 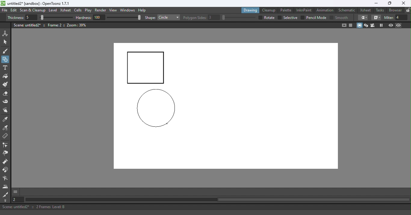 I want to click on Windows, so click(x=128, y=11).